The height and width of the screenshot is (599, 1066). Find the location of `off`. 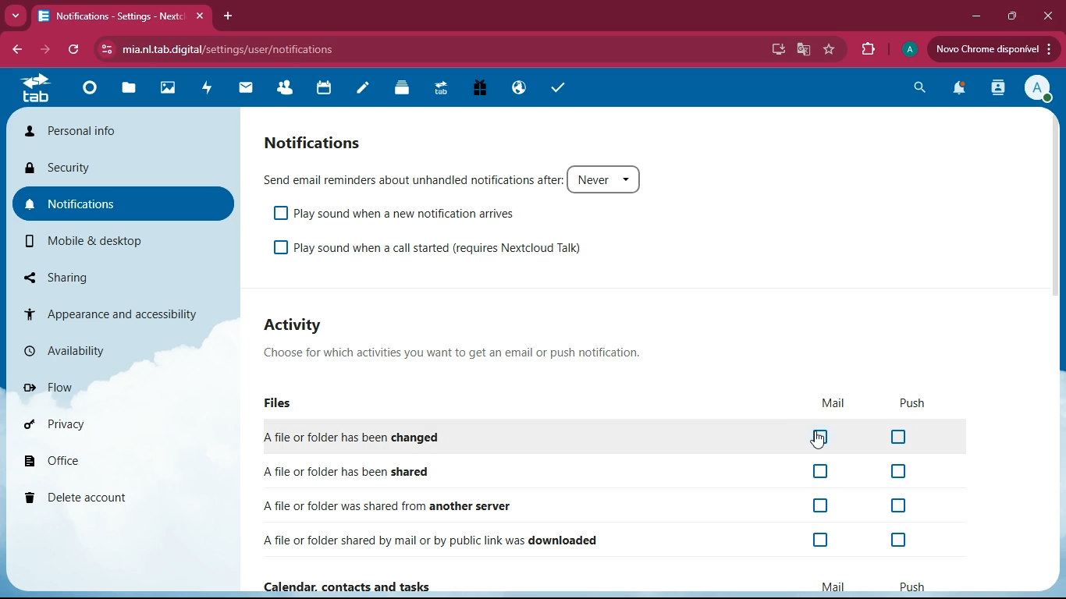

off is located at coordinates (279, 212).